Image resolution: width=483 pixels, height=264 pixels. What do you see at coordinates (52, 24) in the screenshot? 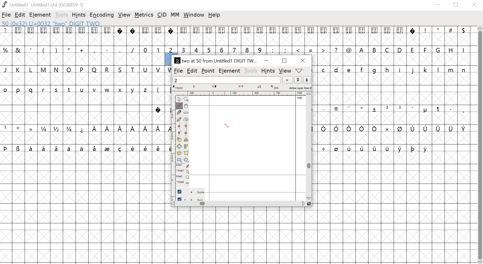
I see `50 (0x32) U+0032 "two" DIGIT TWO` at bounding box center [52, 24].